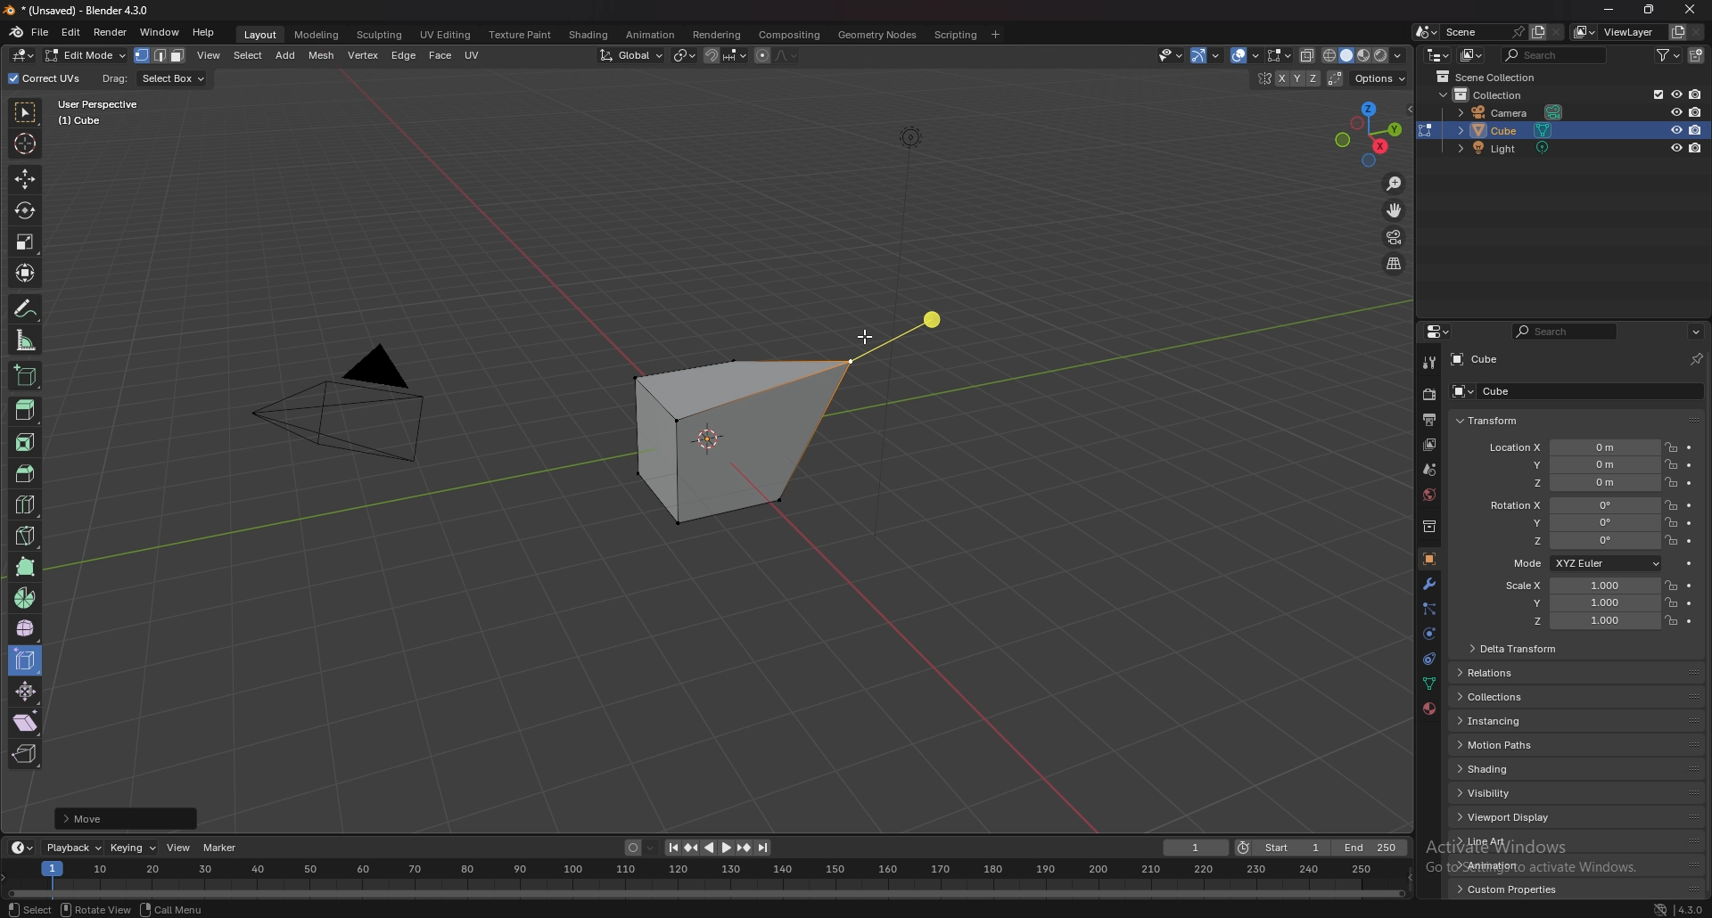 Image resolution: width=1712 pixels, height=918 pixels. What do you see at coordinates (1694, 359) in the screenshot?
I see `pin` at bounding box center [1694, 359].